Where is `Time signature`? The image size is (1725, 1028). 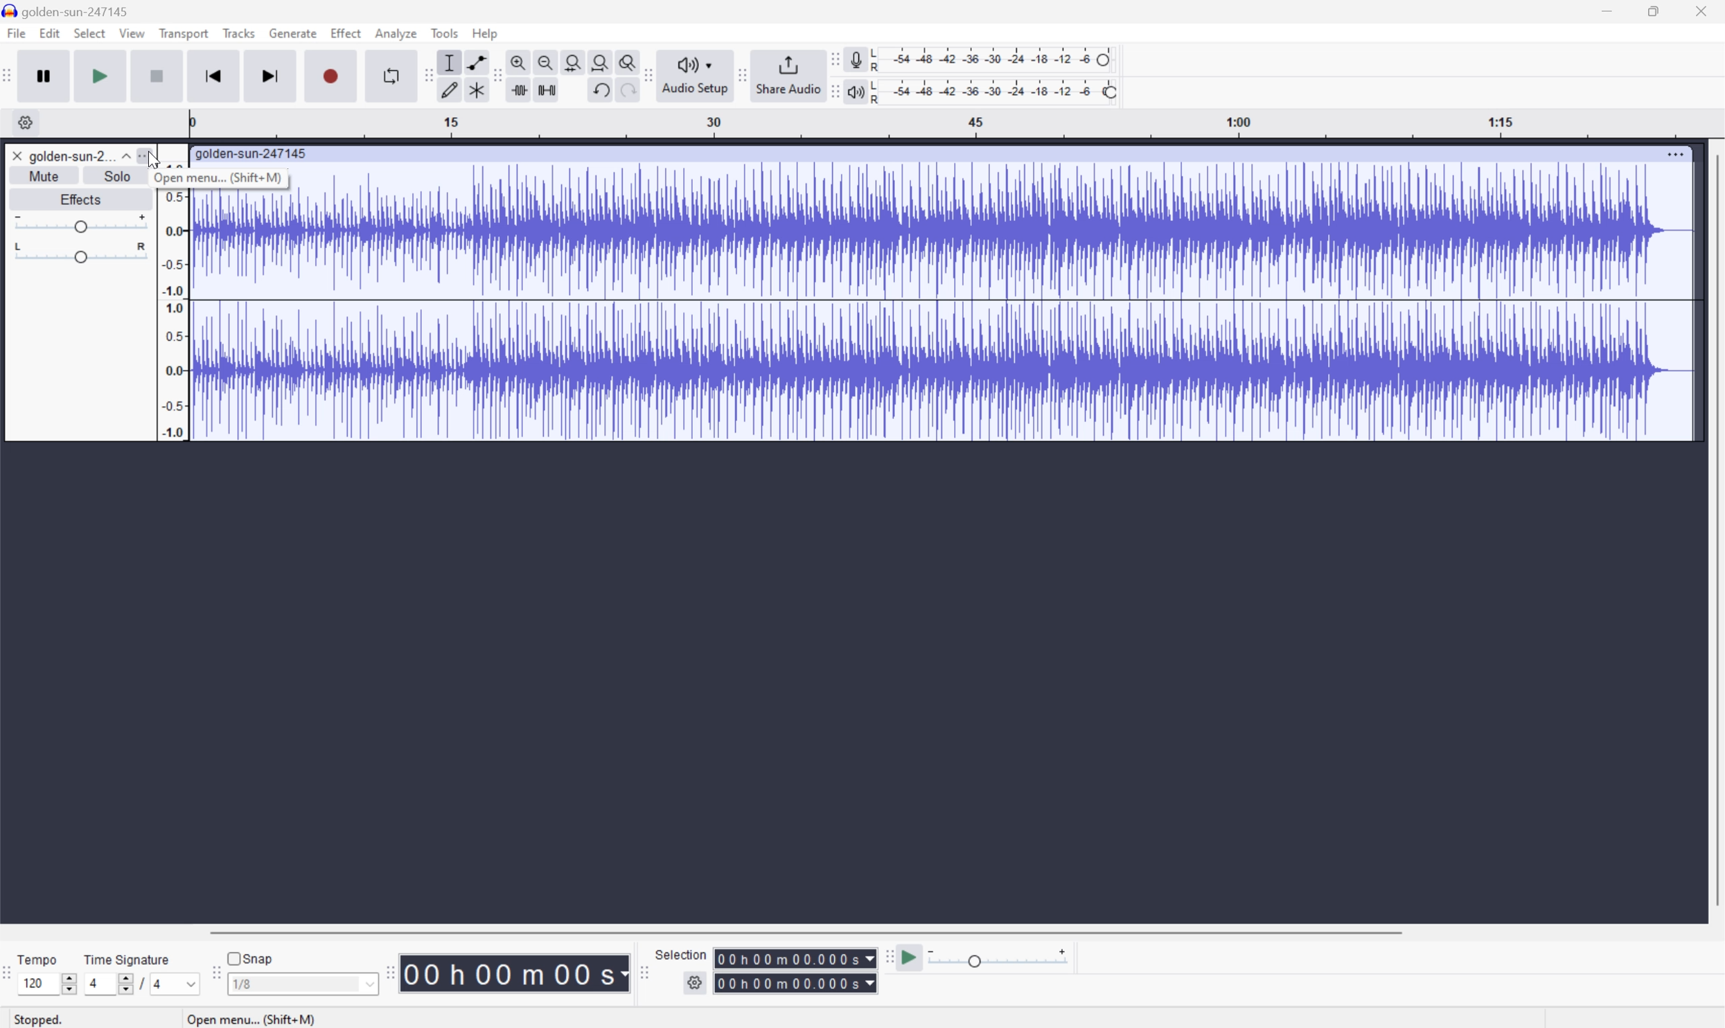
Time signature is located at coordinates (127, 957).